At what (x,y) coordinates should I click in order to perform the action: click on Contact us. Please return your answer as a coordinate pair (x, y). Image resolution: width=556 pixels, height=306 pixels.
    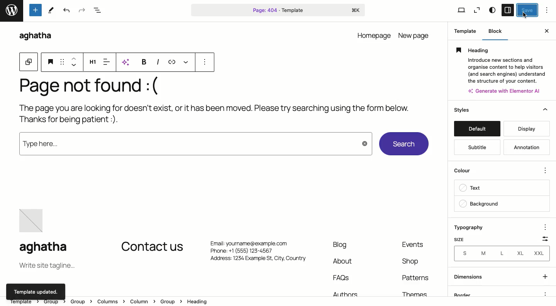
    Looking at the image, I should click on (152, 247).